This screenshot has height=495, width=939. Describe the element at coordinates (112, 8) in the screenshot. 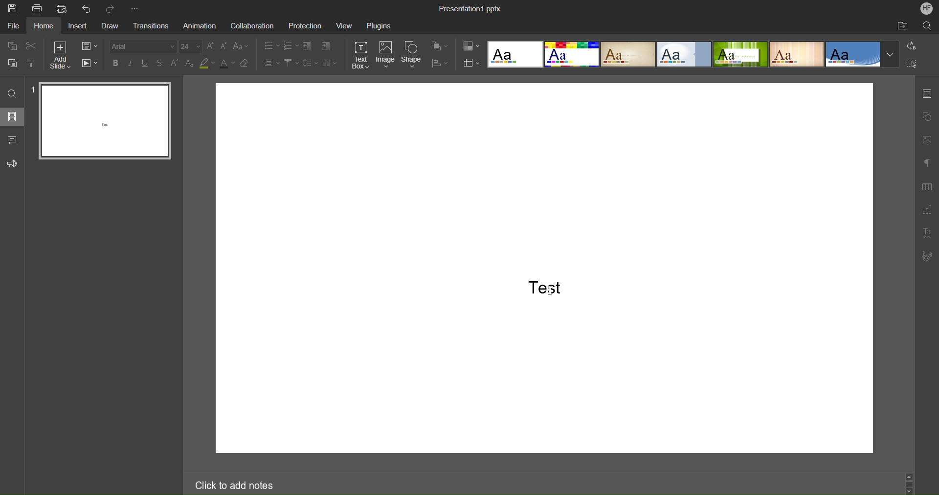

I see `Redo` at that location.